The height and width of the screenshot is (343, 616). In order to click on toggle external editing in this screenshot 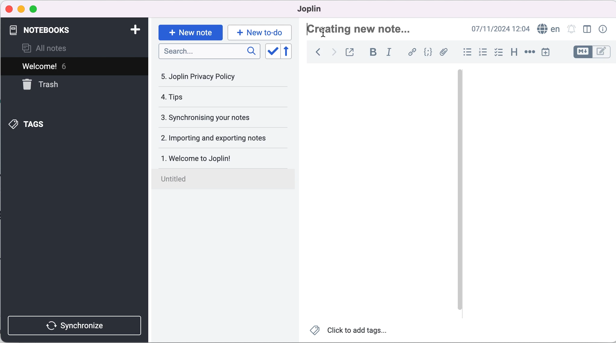, I will do `click(353, 52)`.